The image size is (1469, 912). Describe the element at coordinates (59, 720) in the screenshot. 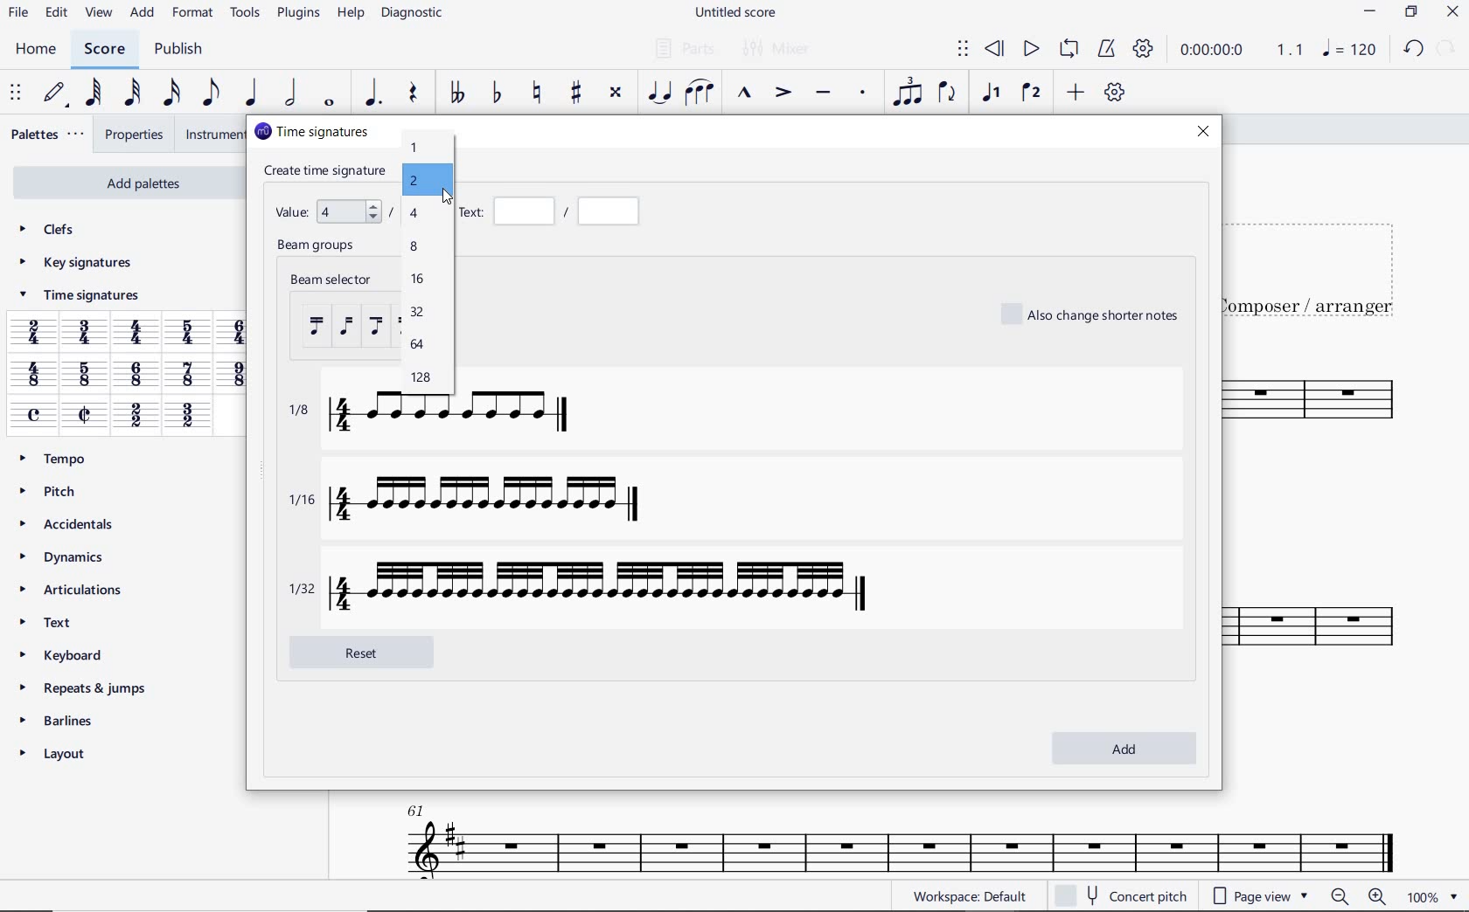

I see `BARLINES` at that location.